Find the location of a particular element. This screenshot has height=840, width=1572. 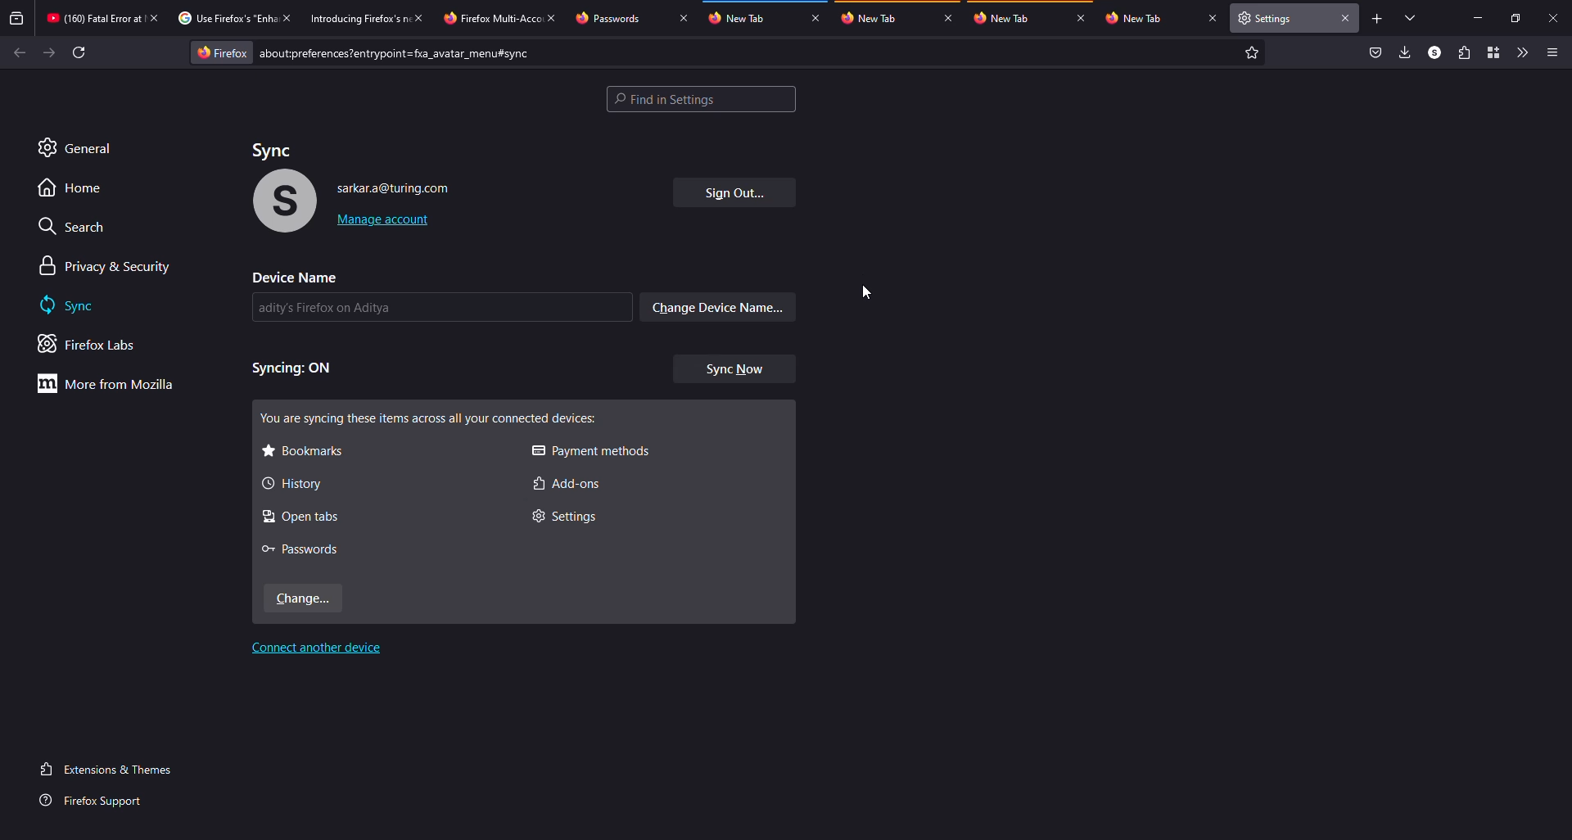

menu is located at coordinates (1553, 52).